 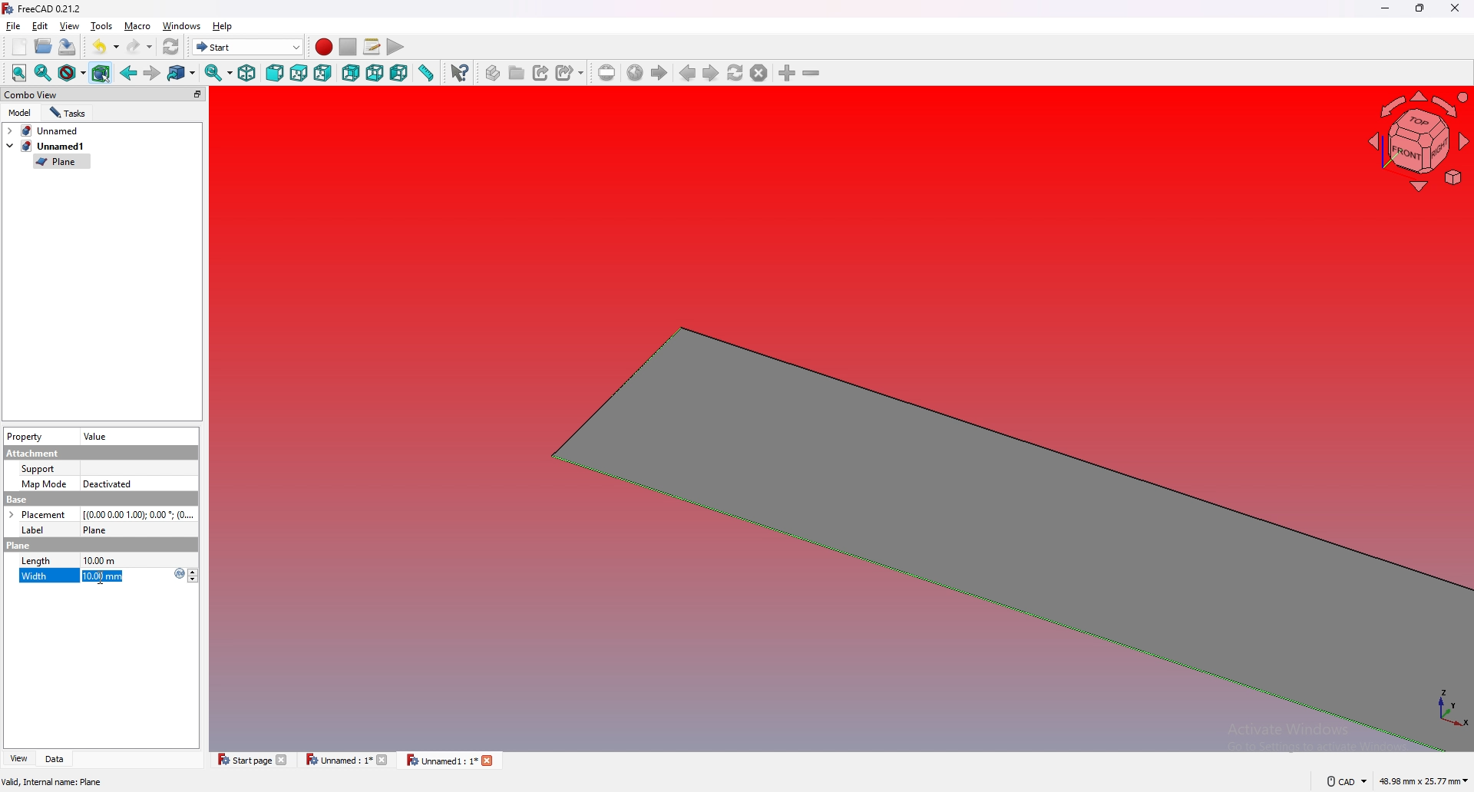 What do you see at coordinates (101, 25) in the screenshot?
I see `tools` at bounding box center [101, 25].